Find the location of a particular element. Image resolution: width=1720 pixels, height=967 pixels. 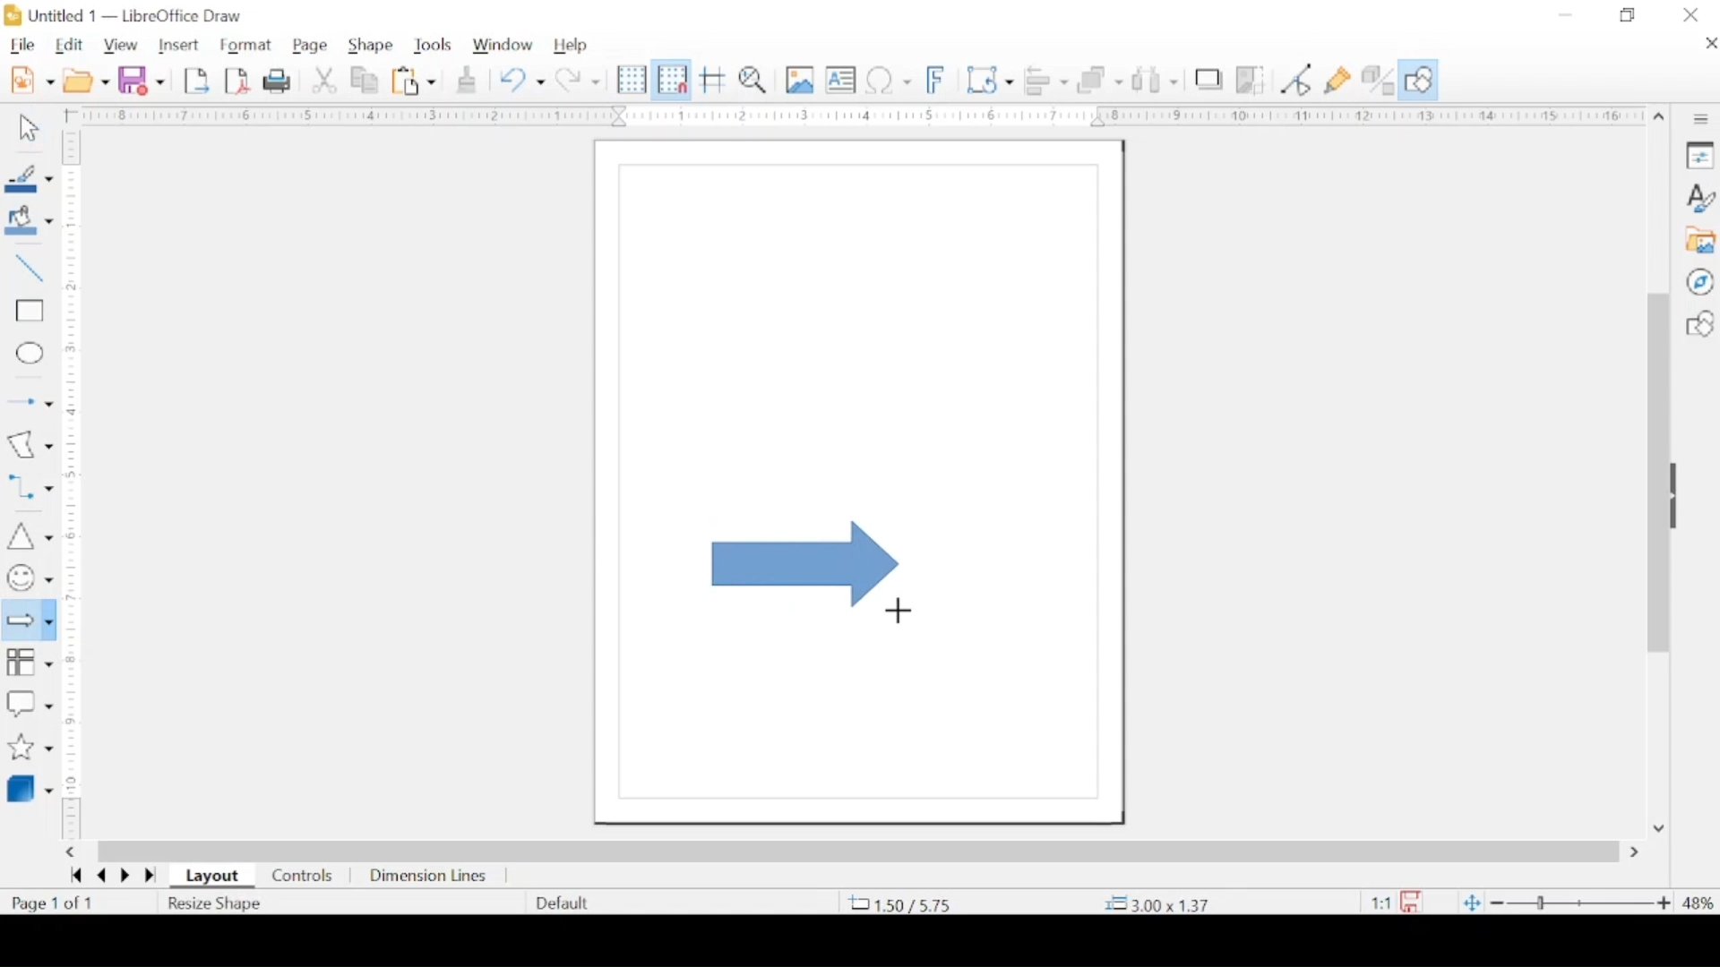

margin is located at coordinates (75, 383).